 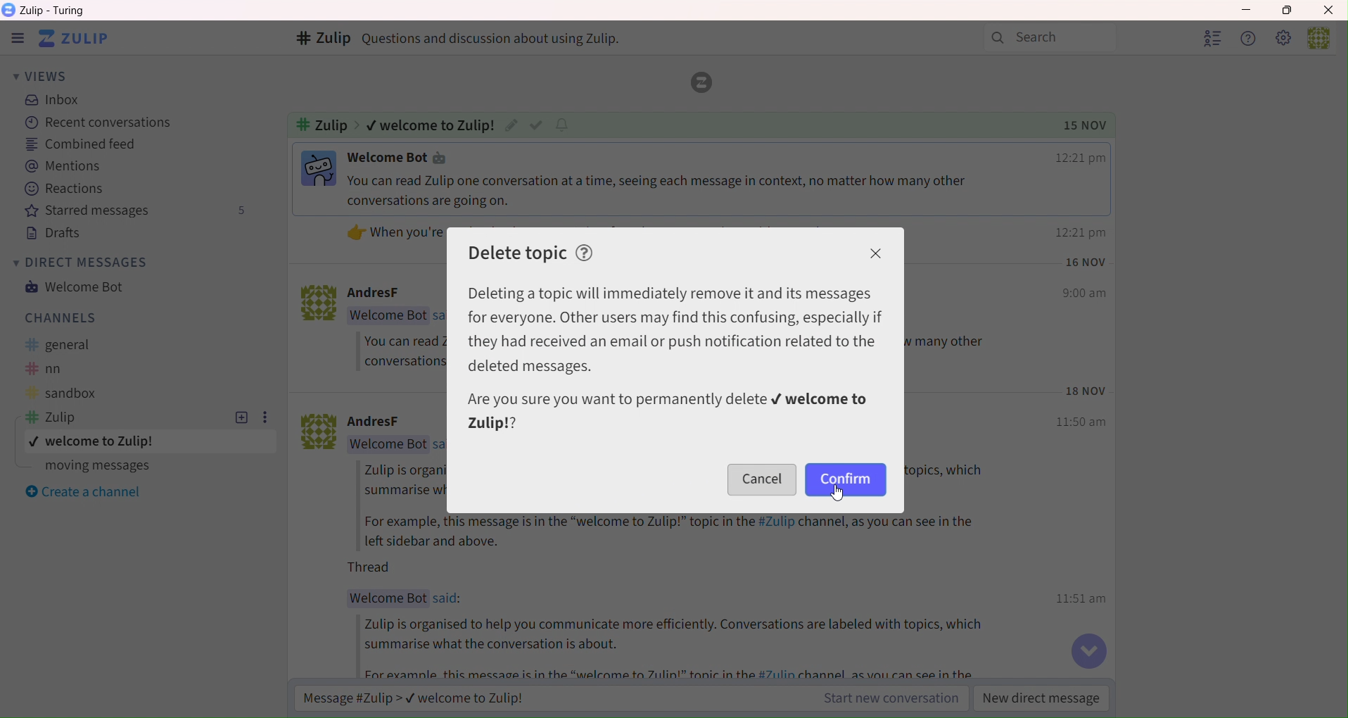 What do you see at coordinates (77, 262) in the screenshot?
I see `Direct Messages` at bounding box center [77, 262].